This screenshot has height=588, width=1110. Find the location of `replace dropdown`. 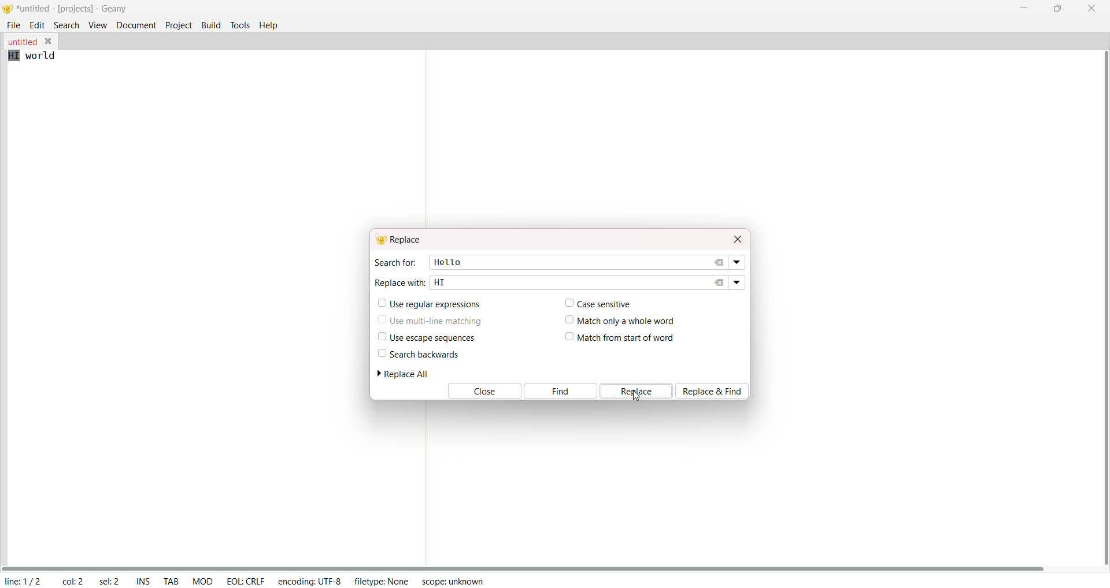

replace dropdown is located at coordinates (737, 281).